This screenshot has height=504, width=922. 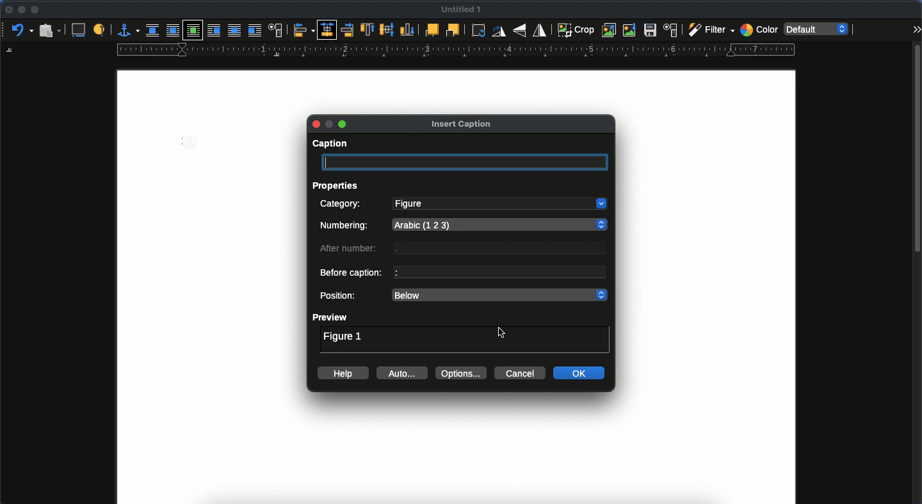 I want to click on before, so click(x=216, y=31).